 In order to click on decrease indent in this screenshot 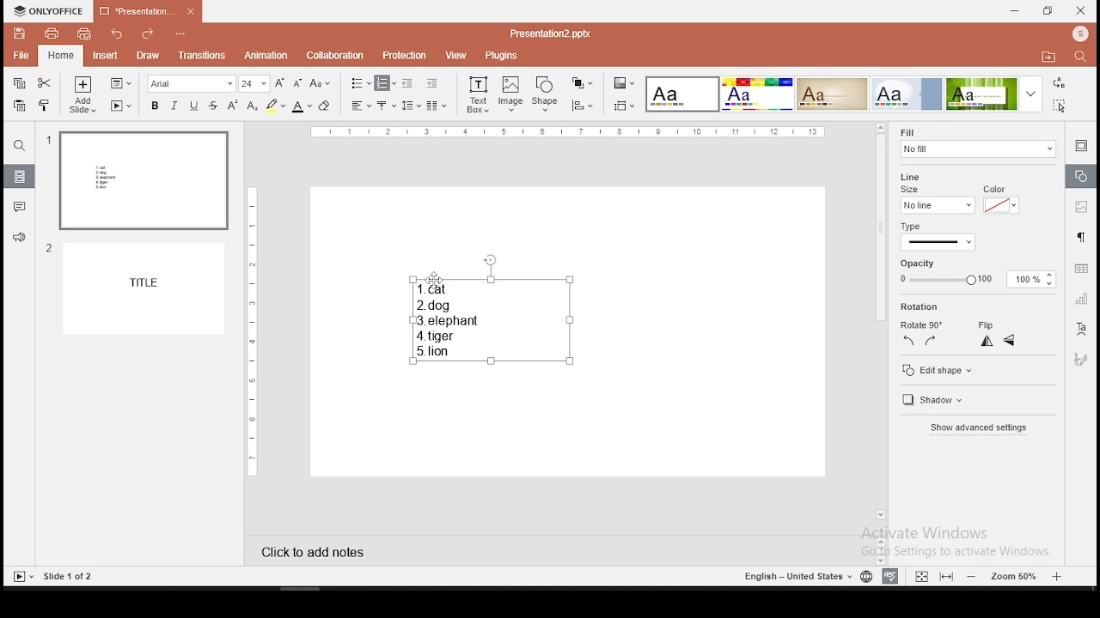, I will do `click(409, 82)`.